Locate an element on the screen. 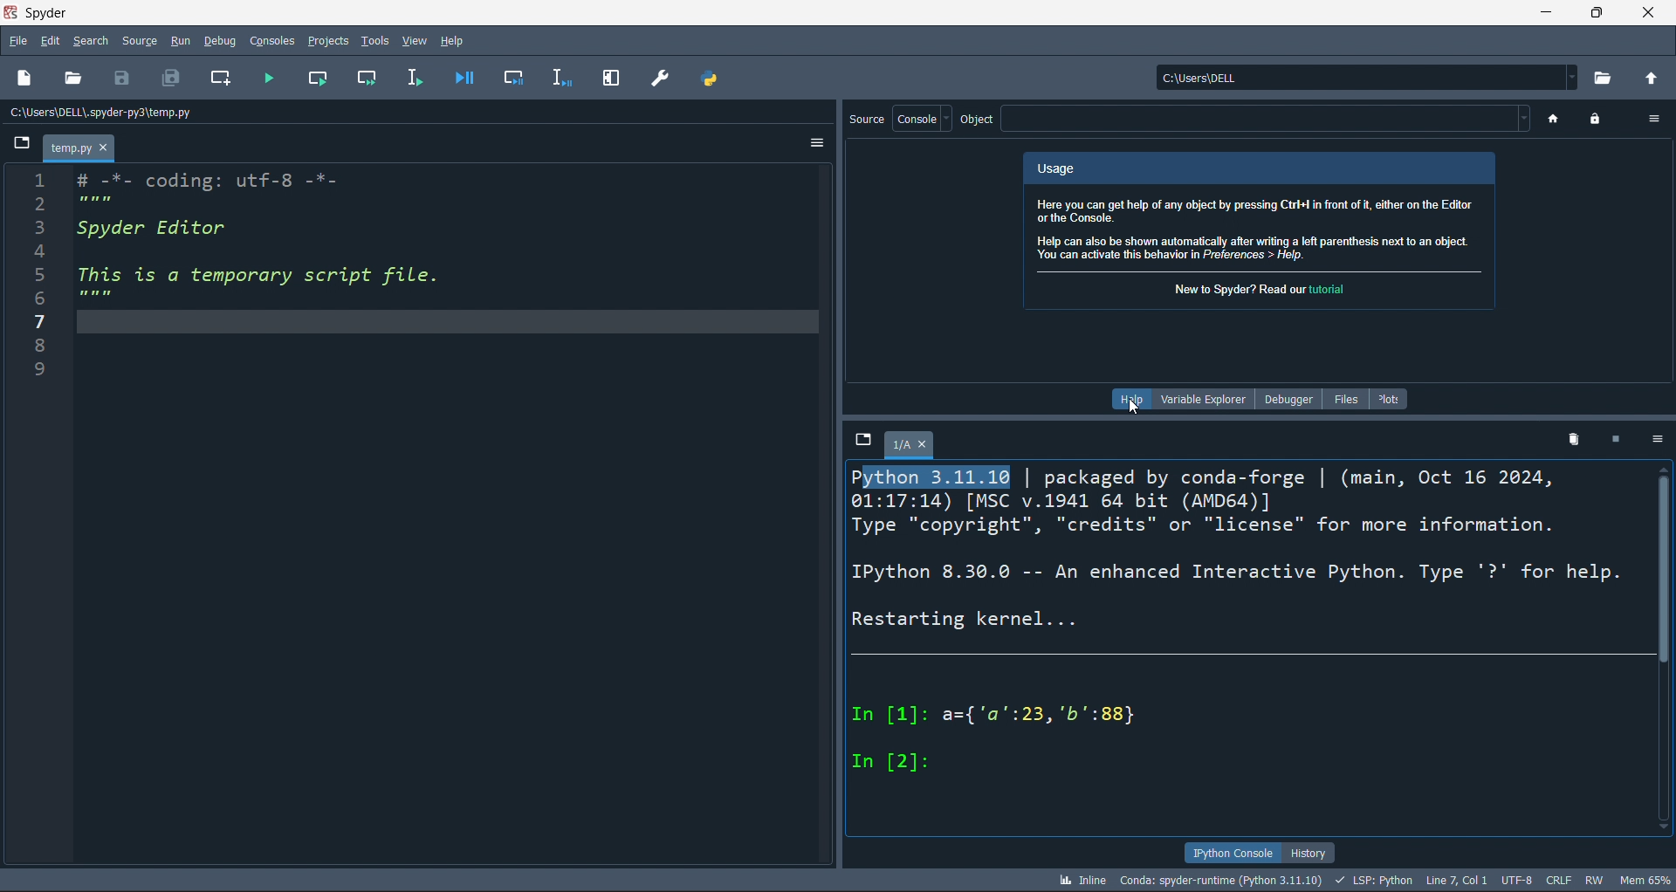 This screenshot has width=1676, height=892. debug line is located at coordinates (563, 79).